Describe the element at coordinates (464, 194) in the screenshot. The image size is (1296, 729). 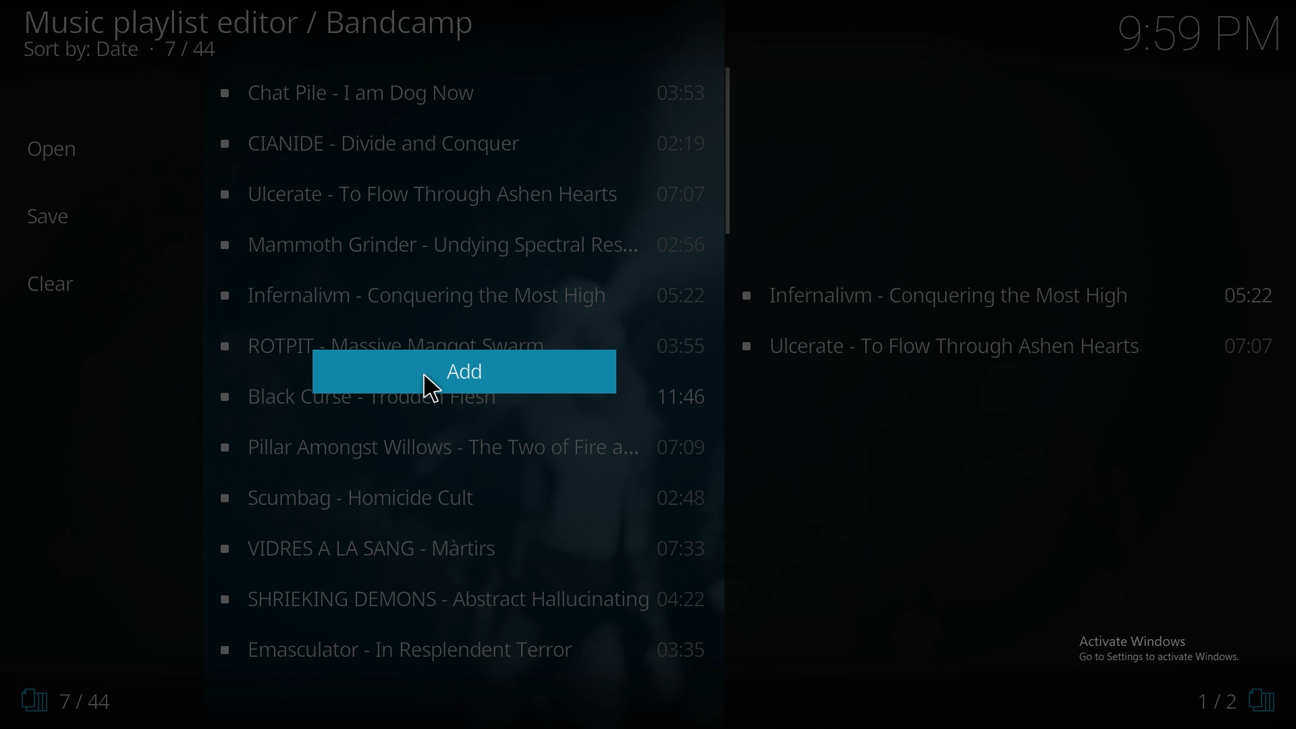
I see `music` at that location.